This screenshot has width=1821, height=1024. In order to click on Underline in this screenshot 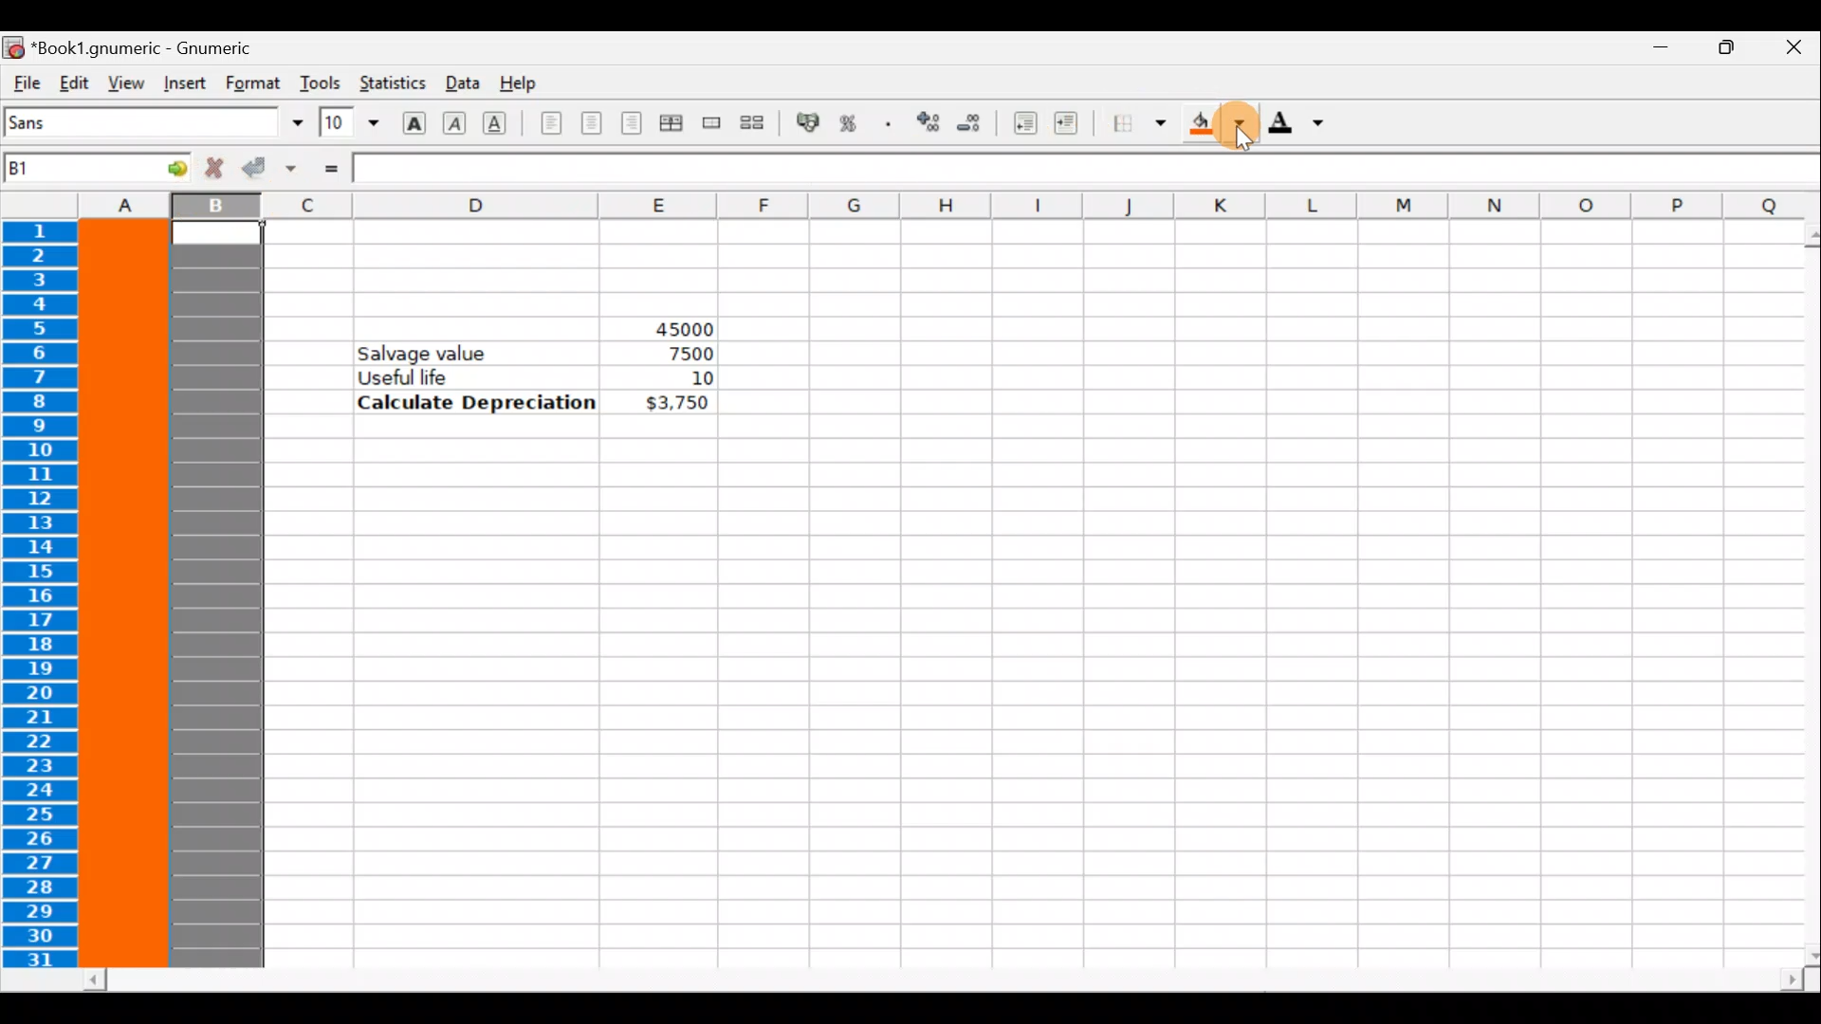, I will do `click(503, 123)`.